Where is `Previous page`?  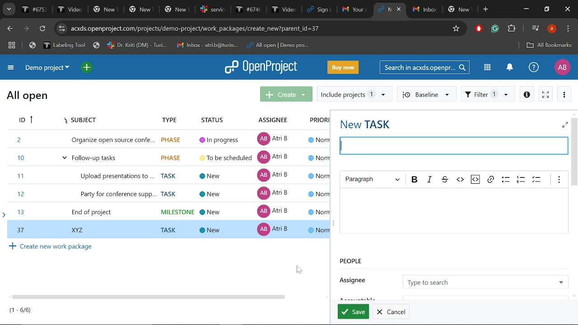 Previous page is located at coordinates (9, 29).